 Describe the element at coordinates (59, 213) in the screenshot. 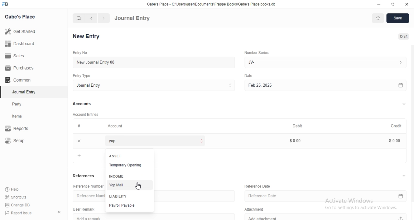

I see `collapse sidebar` at that location.